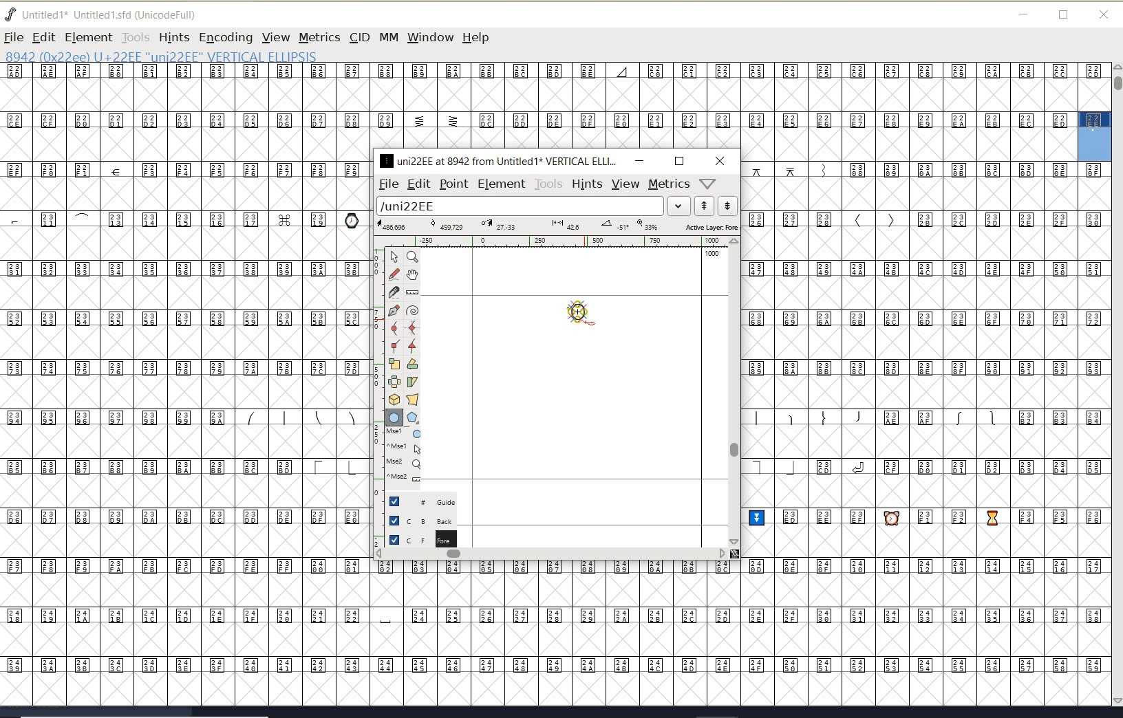  What do you see at coordinates (13, 37) in the screenshot?
I see `FILE` at bounding box center [13, 37].